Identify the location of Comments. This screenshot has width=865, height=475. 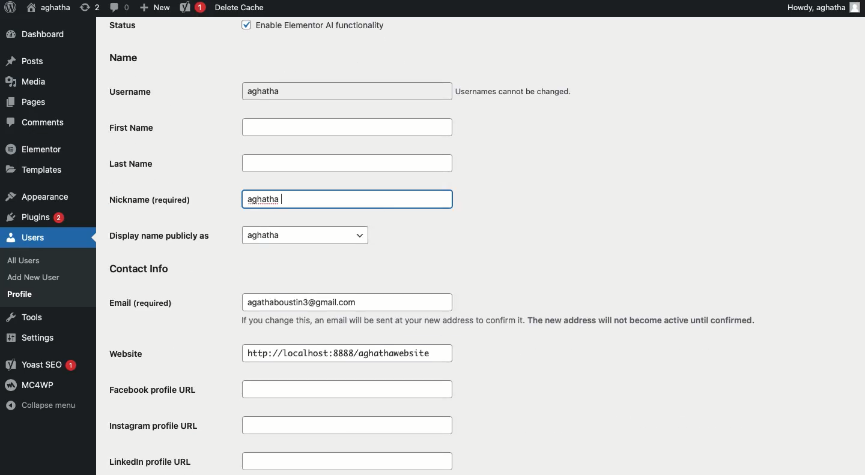
(36, 123).